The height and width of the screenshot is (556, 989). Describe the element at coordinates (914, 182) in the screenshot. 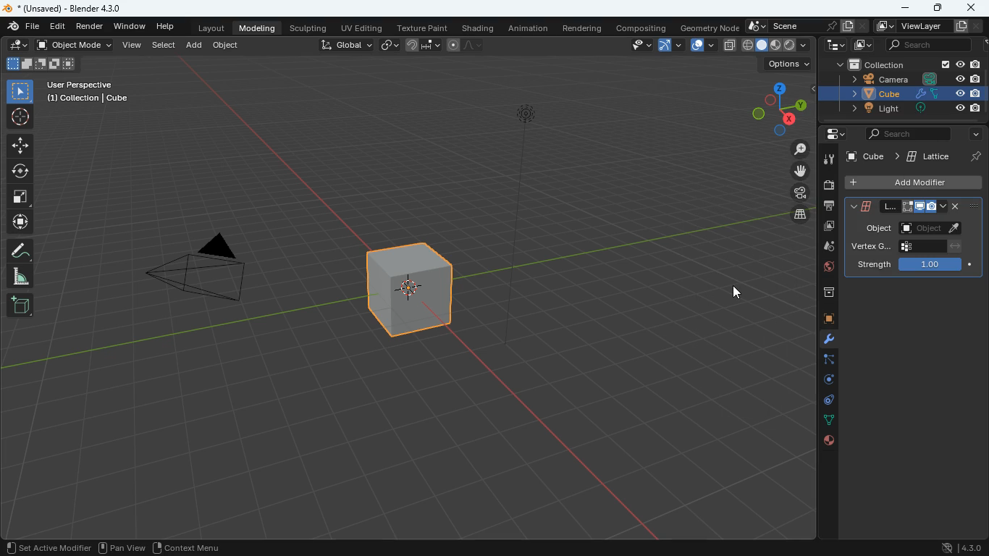

I see `add modifier` at that location.